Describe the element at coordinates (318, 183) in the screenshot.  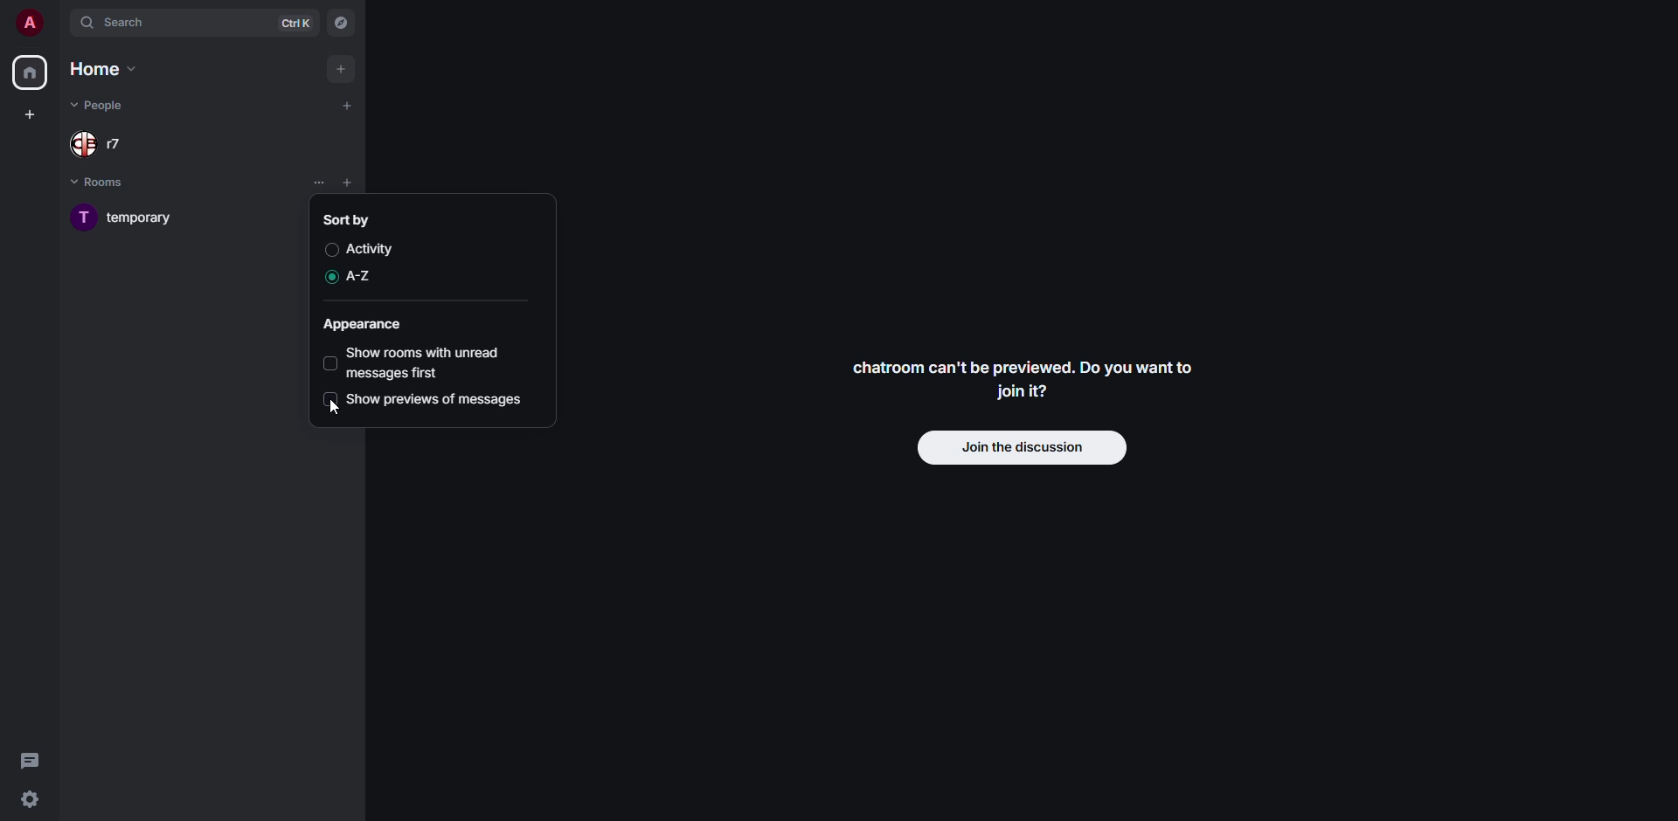
I see `list options` at that location.